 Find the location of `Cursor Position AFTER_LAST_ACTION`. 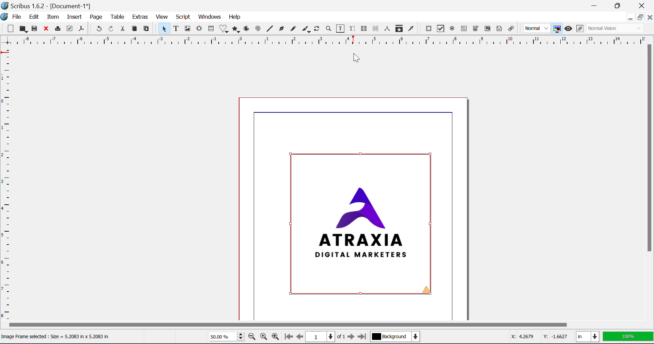

Cursor Position AFTER_LAST_ACTION is located at coordinates (356, 58).